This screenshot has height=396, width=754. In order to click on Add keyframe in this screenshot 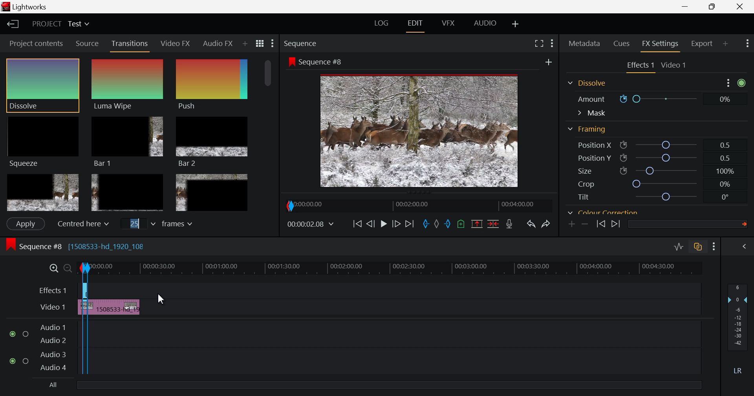, I will do `click(573, 224)`.